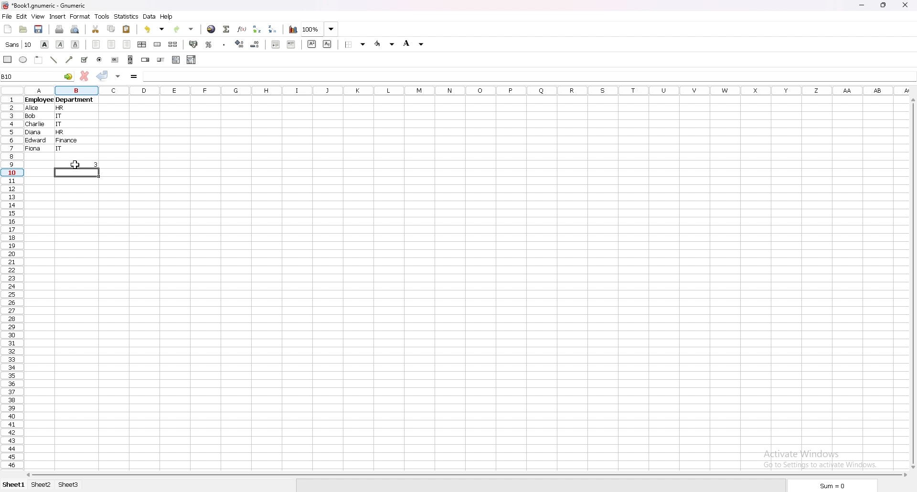 The image size is (917, 492). What do you see at coordinates (226, 29) in the screenshot?
I see `summation` at bounding box center [226, 29].